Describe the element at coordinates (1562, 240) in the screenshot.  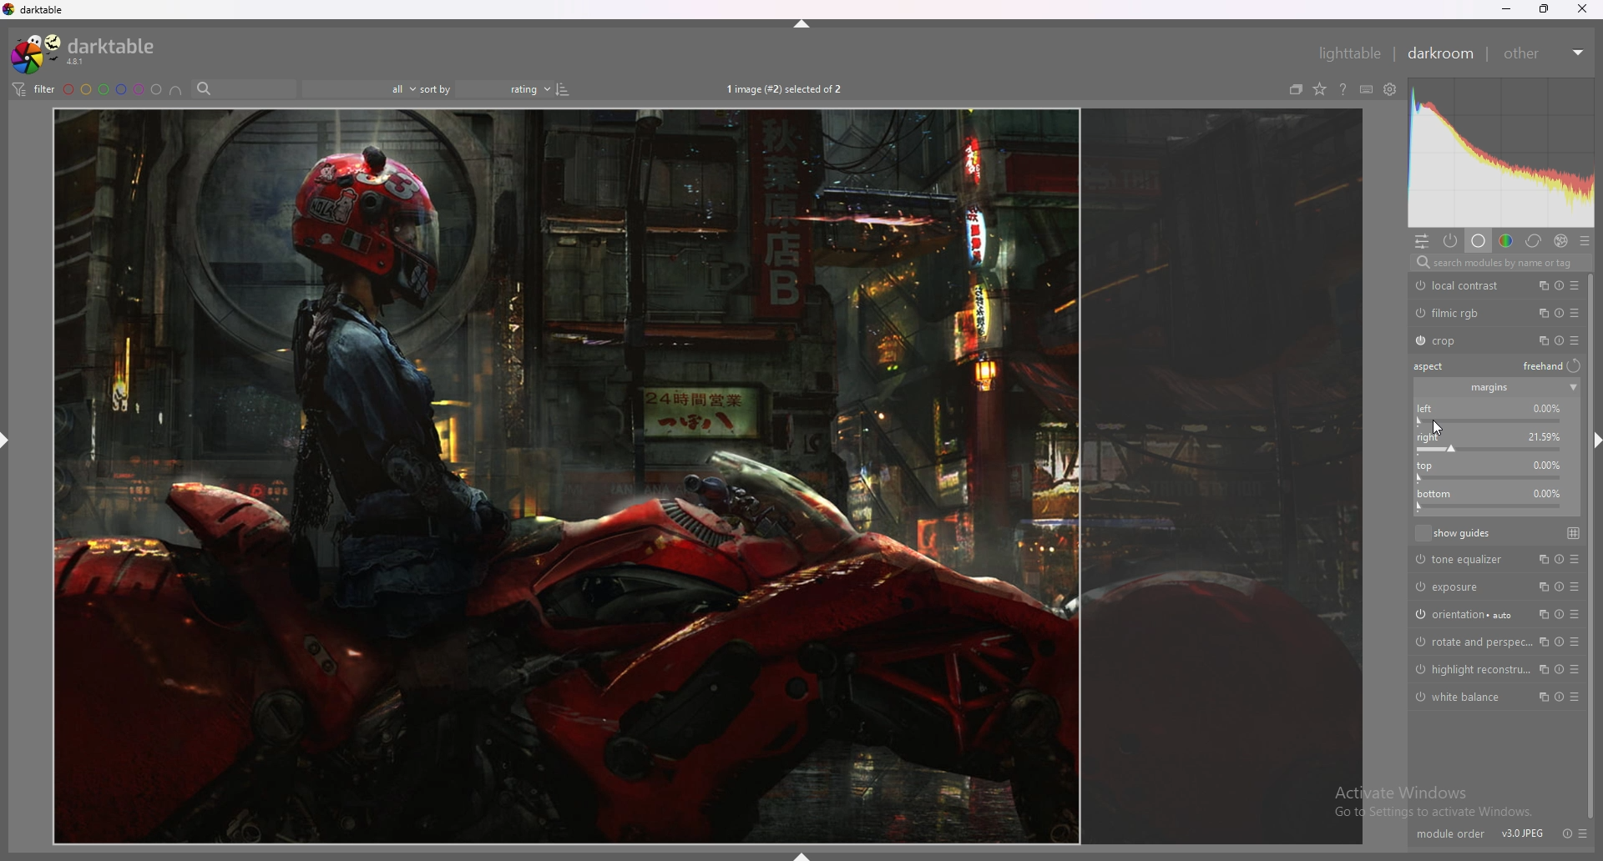
I see `effect` at that location.